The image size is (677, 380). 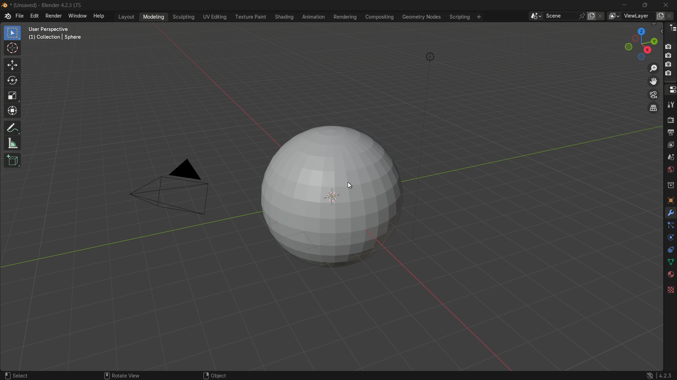 What do you see at coordinates (12, 128) in the screenshot?
I see `annotate` at bounding box center [12, 128].